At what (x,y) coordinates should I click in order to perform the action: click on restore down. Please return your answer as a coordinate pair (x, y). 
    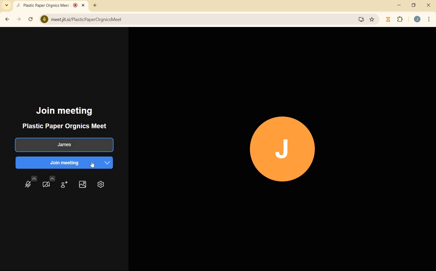
    Looking at the image, I should click on (414, 6).